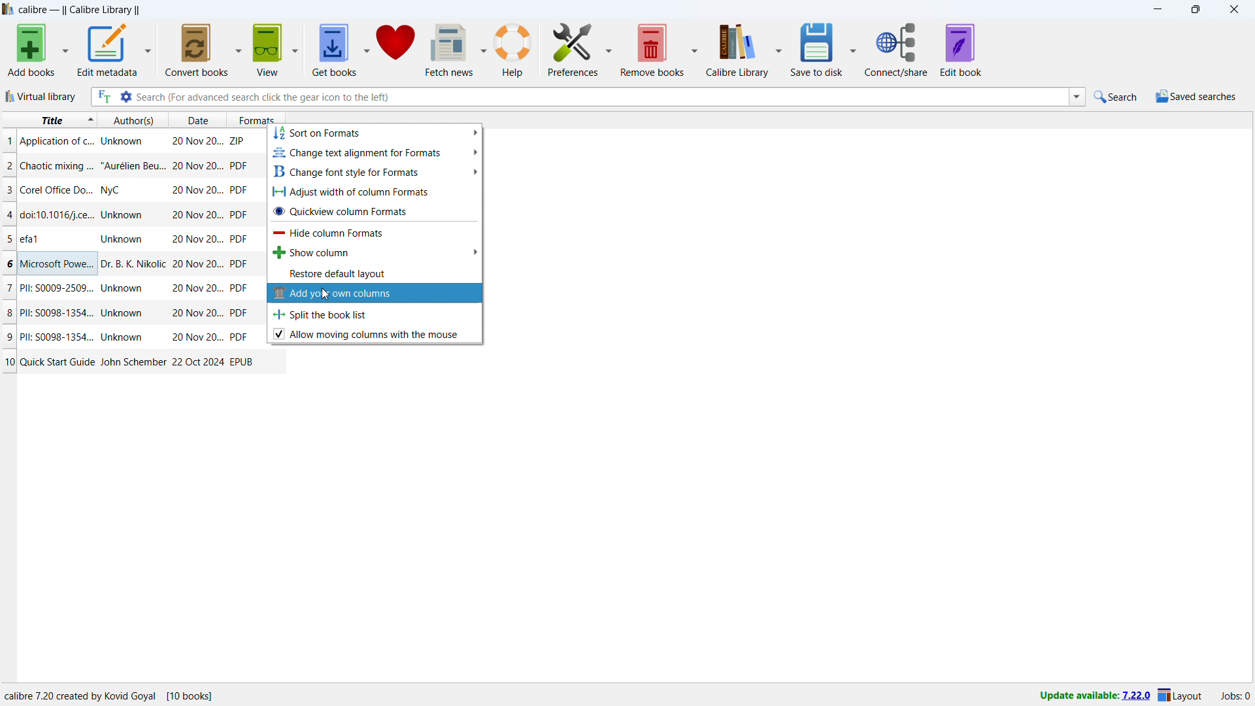  Describe the element at coordinates (133, 264) in the screenshot. I see `author` at that location.